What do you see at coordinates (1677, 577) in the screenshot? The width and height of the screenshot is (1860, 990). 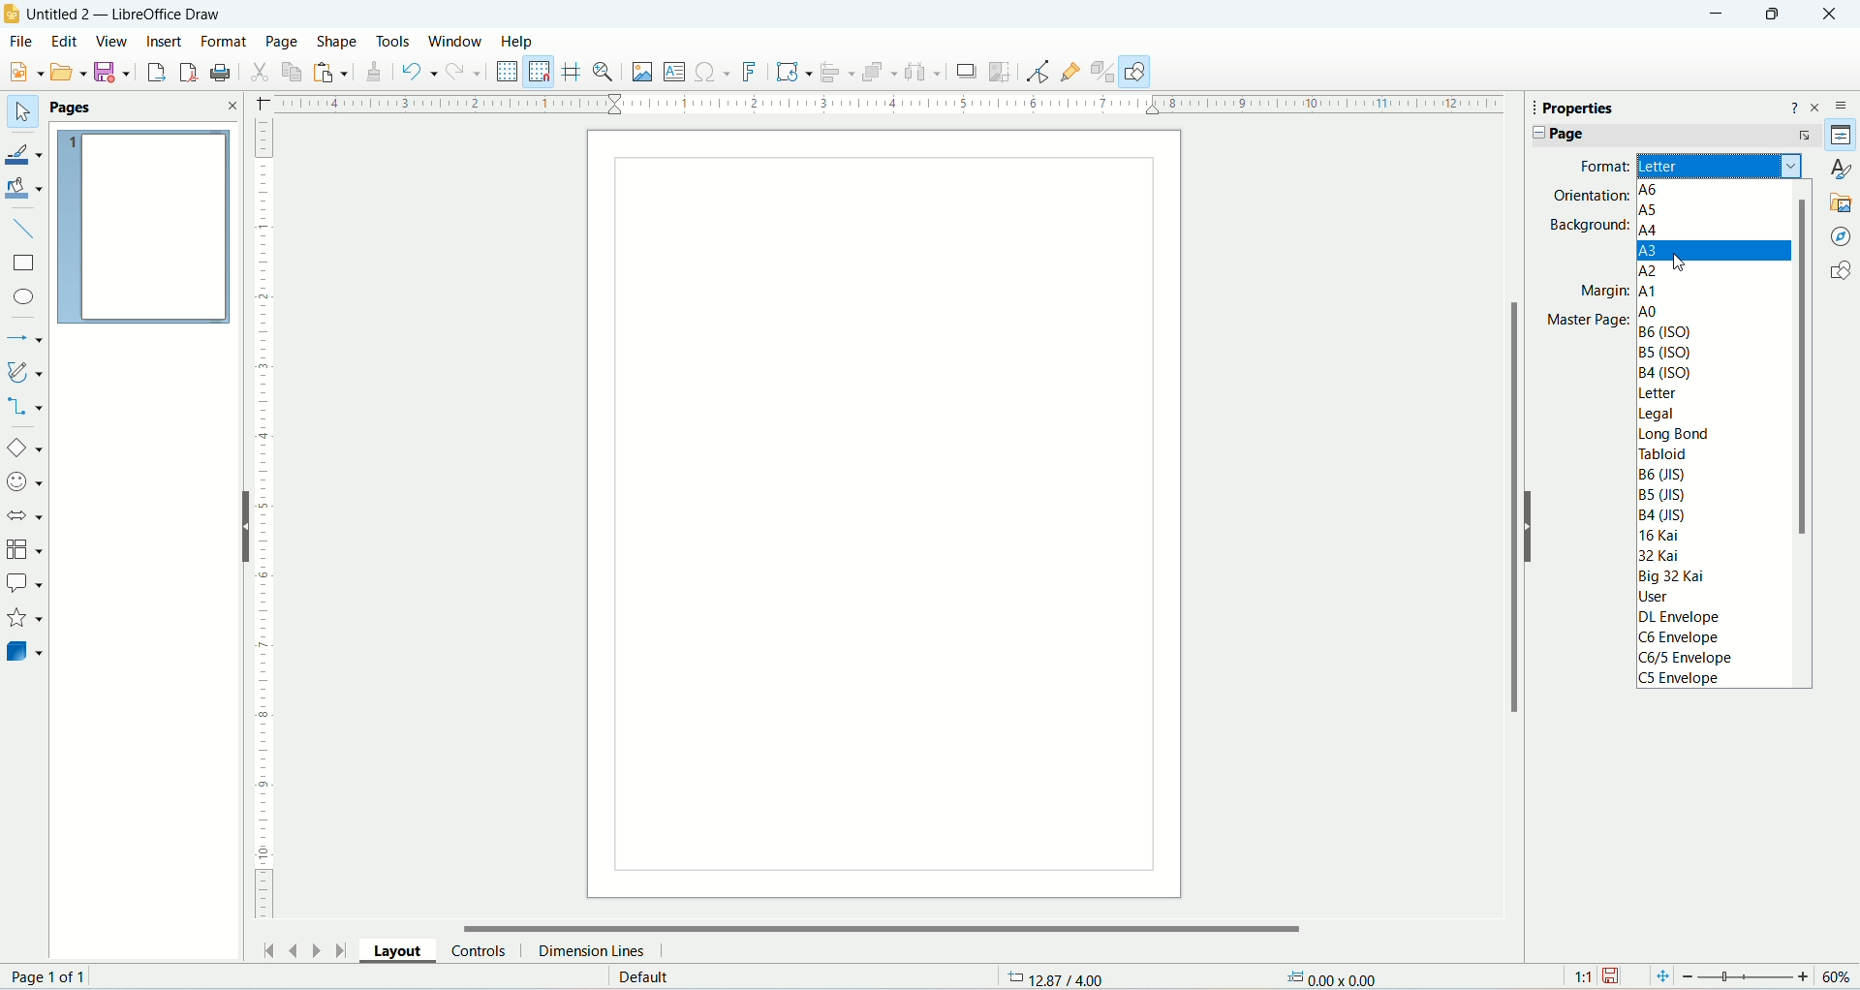 I see `big 32` at bounding box center [1677, 577].